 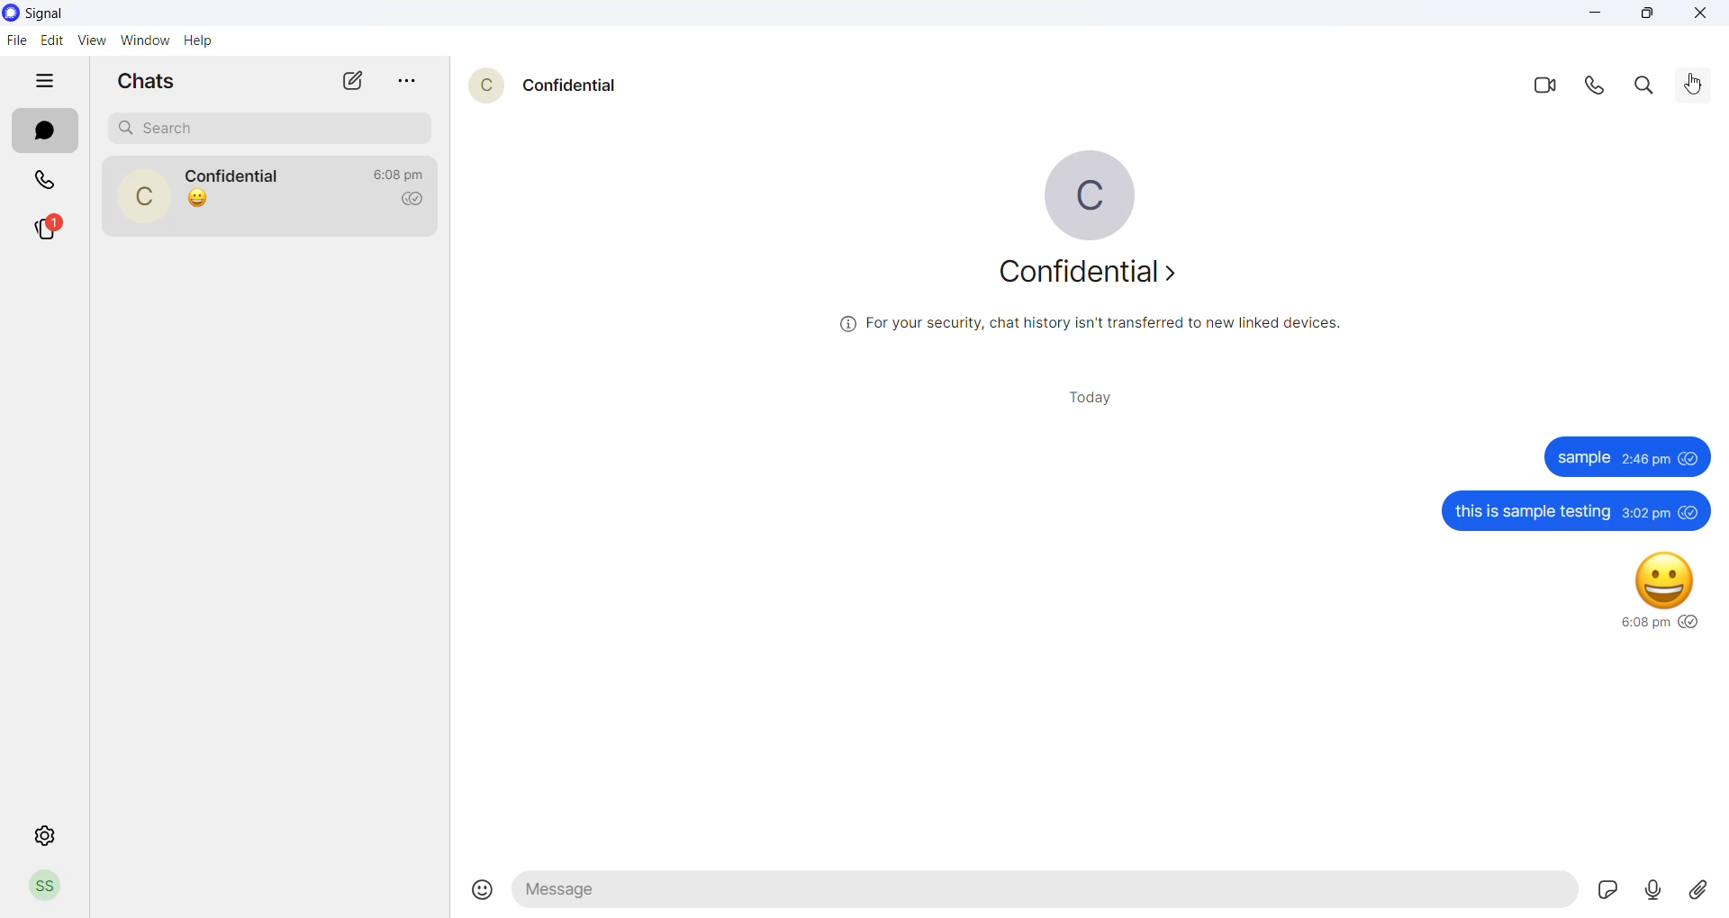 What do you see at coordinates (52, 181) in the screenshot?
I see `calls` at bounding box center [52, 181].